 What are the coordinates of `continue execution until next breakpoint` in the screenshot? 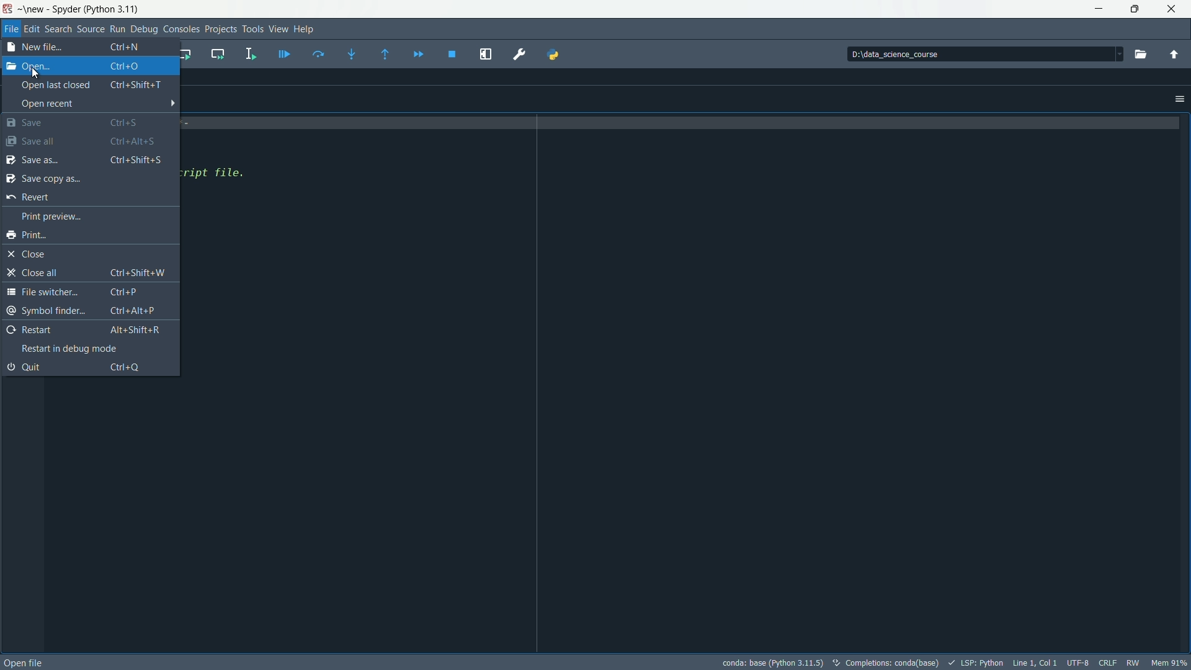 It's located at (420, 53).